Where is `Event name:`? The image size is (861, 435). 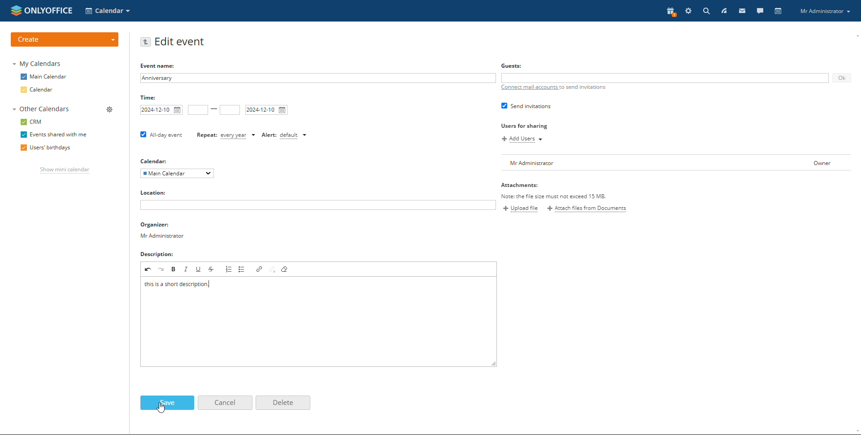
Event name: is located at coordinates (165, 65).